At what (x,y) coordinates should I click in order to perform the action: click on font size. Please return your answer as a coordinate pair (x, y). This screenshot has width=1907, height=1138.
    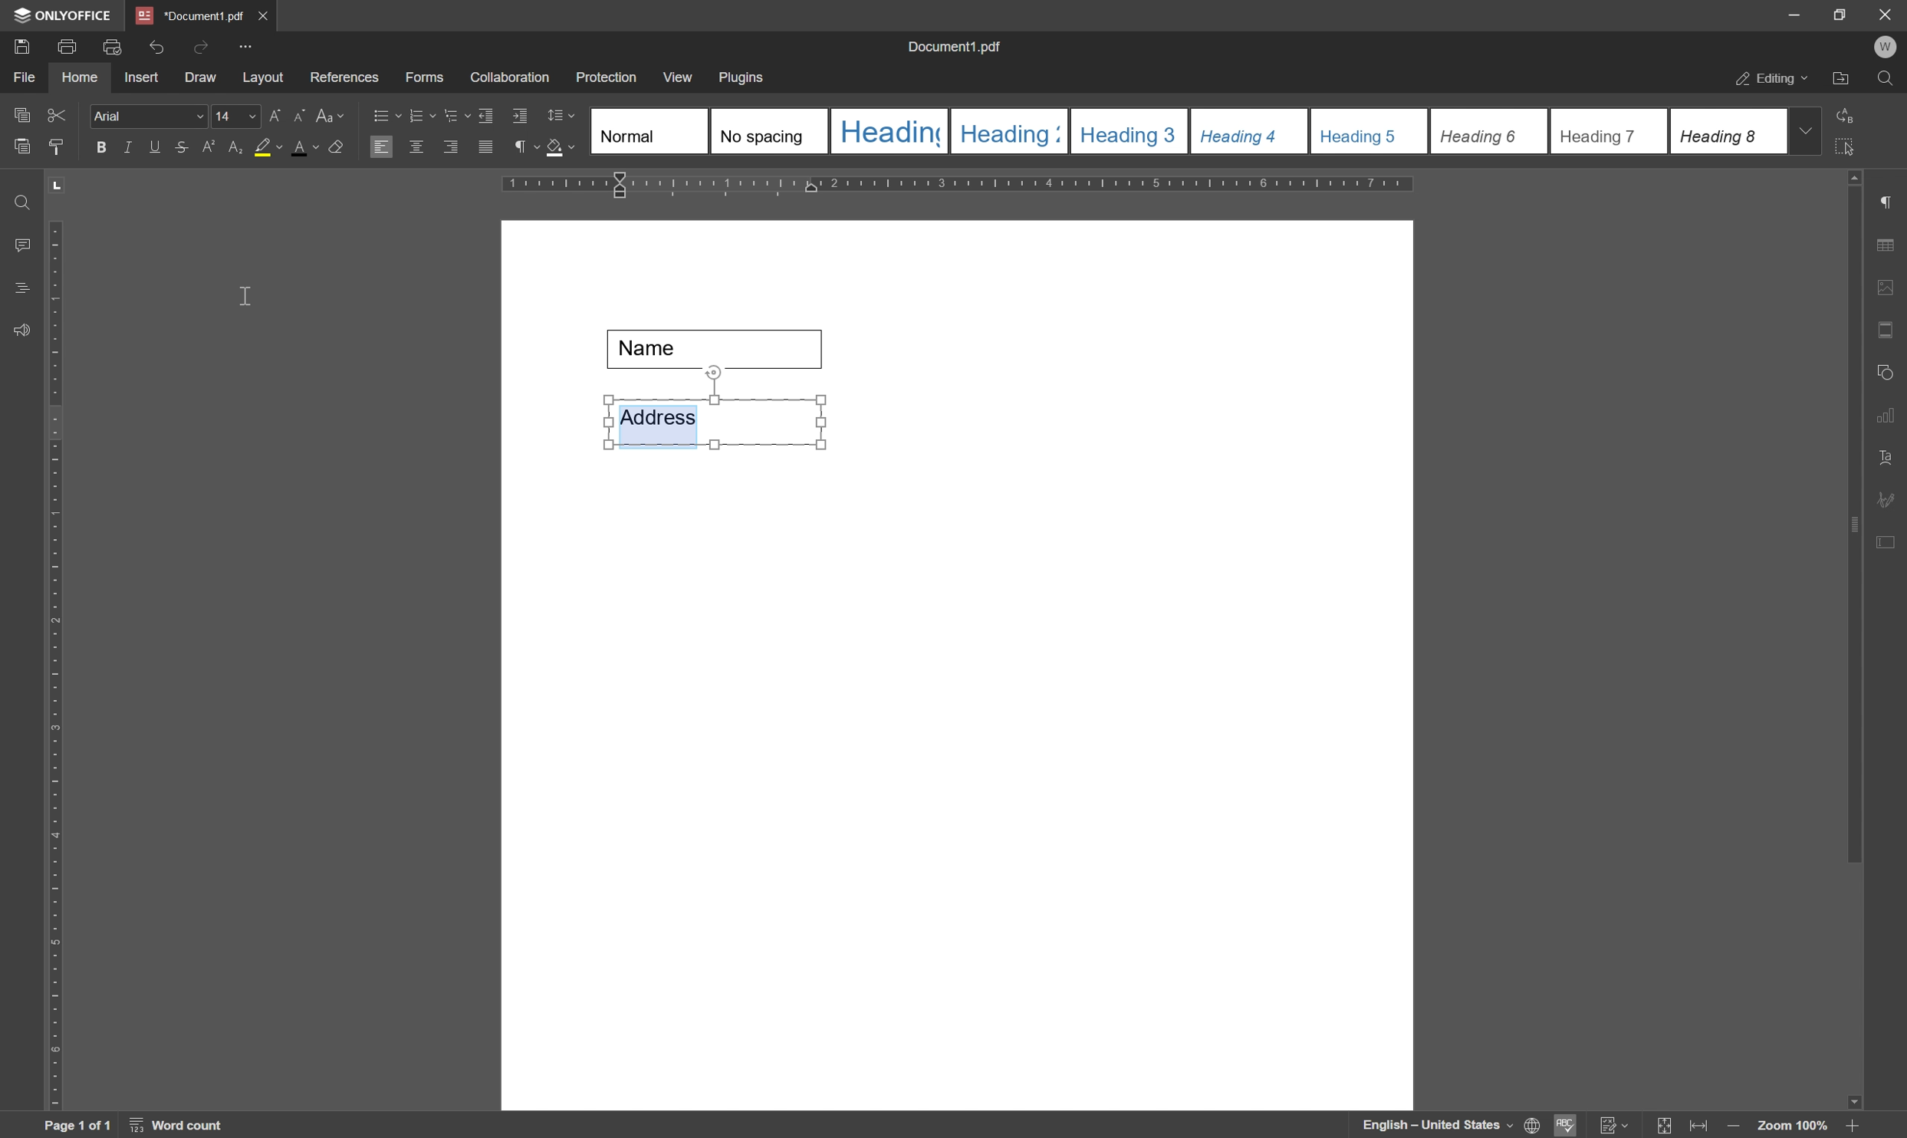
    Looking at the image, I should click on (225, 116).